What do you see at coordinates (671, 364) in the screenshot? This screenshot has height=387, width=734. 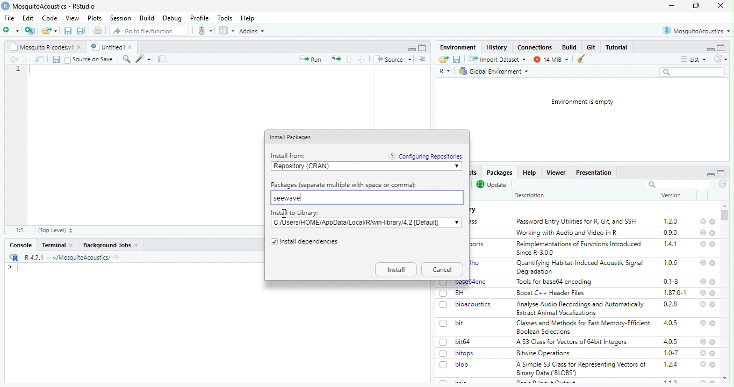 I see `124` at bounding box center [671, 364].